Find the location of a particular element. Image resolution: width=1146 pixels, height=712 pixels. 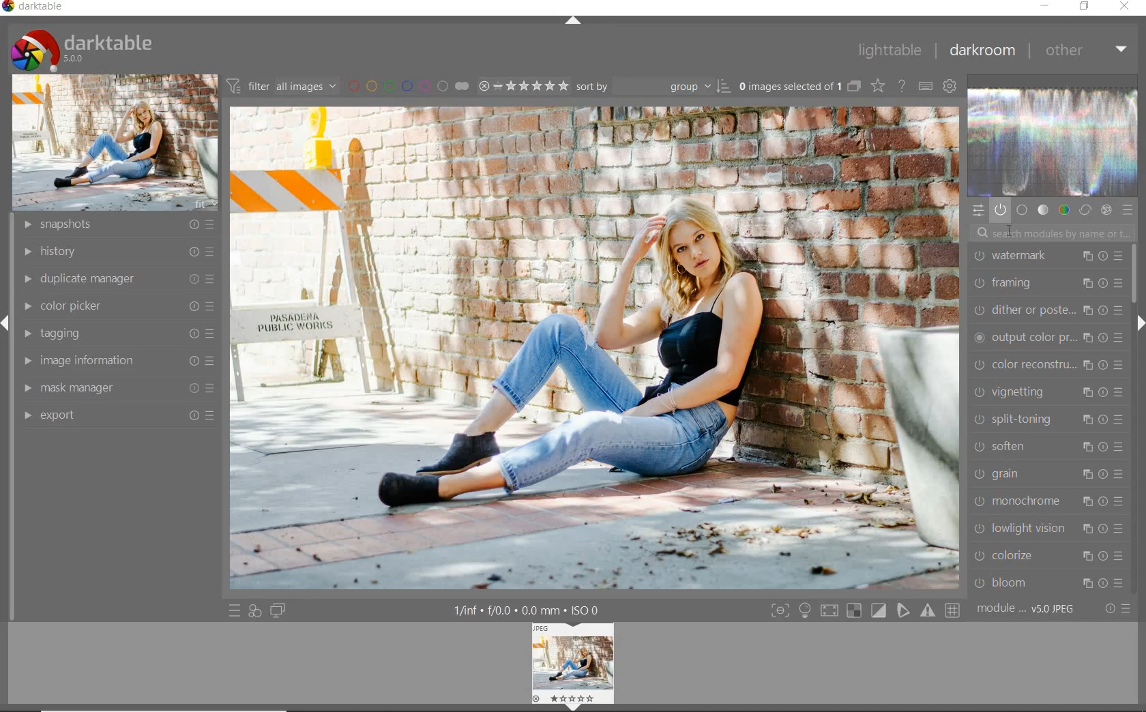

minimize is located at coordinates (1045, 7).